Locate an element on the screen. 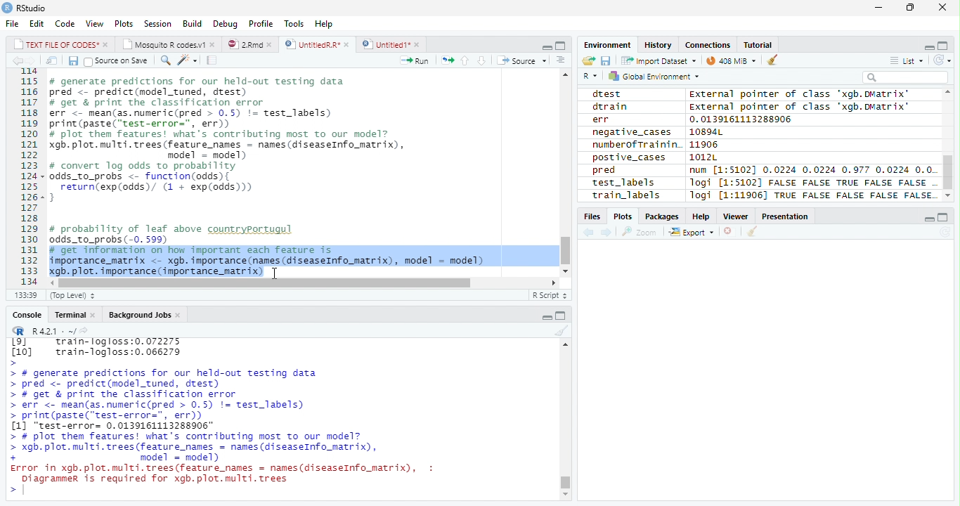  TEXT FILE OF CODES"  is located at coordinates (60, 44).